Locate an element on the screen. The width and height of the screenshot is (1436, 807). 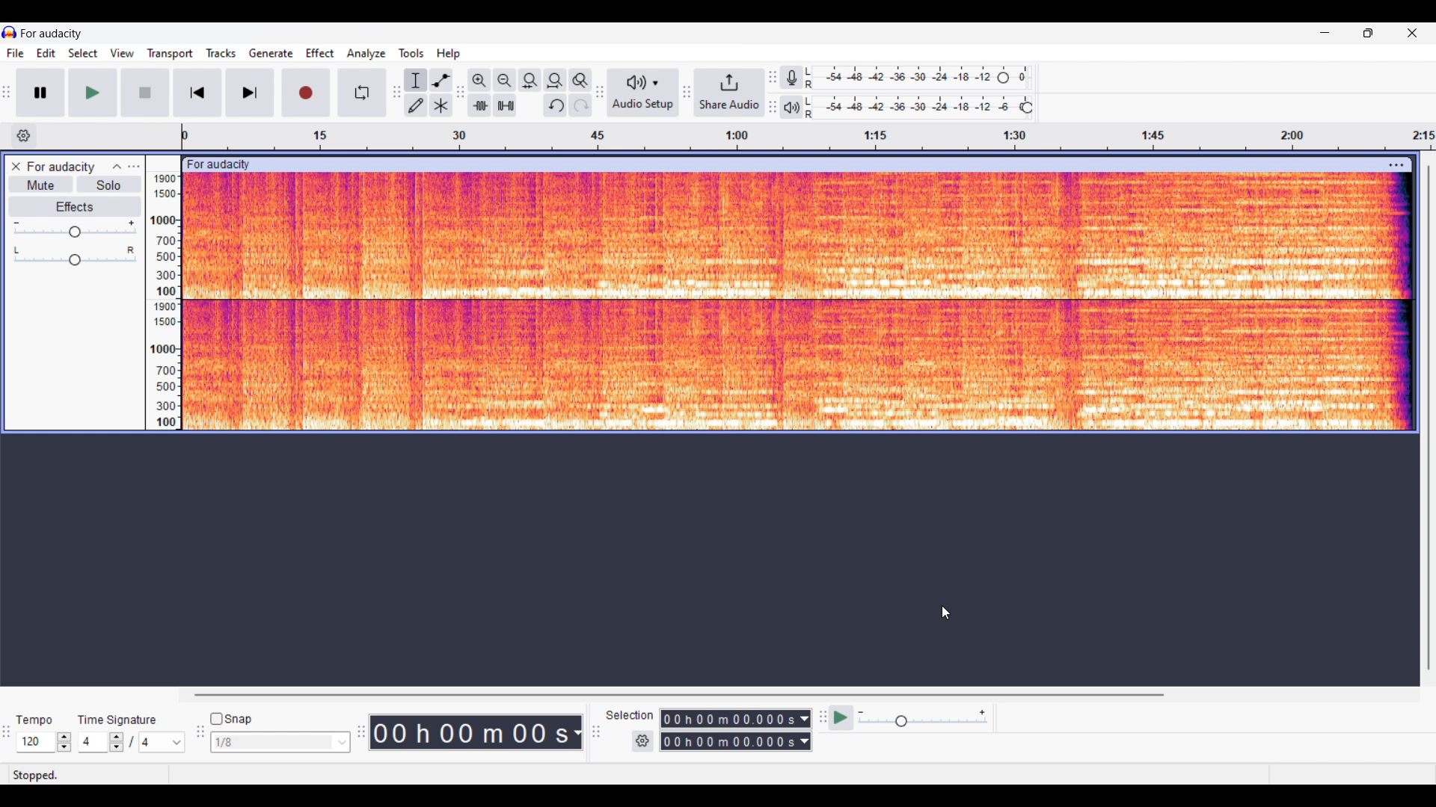
Multi tool is located at coordinates (441, 105).